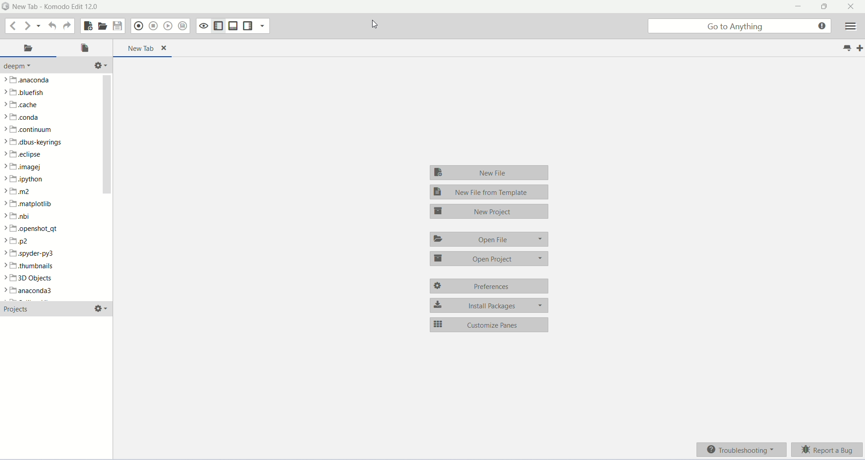 This screenshot has width=865, height=460. I want to click on new tab, so click(860, 48).